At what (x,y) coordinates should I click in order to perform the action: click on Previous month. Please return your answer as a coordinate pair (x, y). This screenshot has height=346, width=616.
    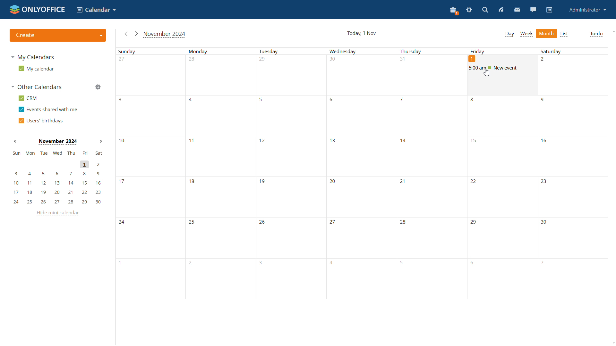
    Looking at the image, I should click on (15, 141).